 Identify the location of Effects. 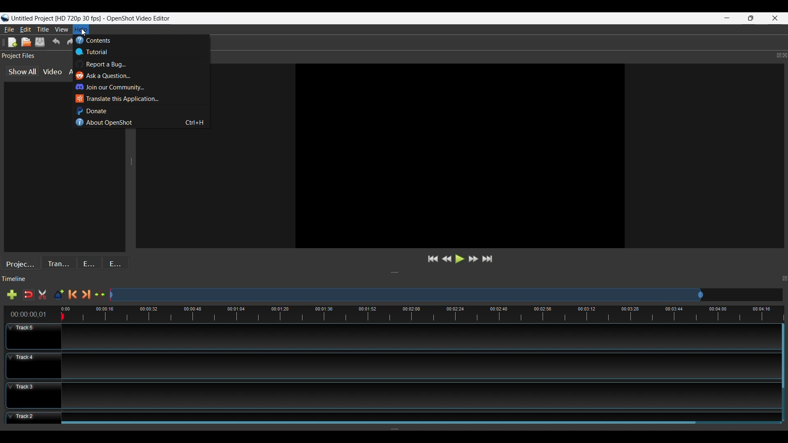
(90, 263).